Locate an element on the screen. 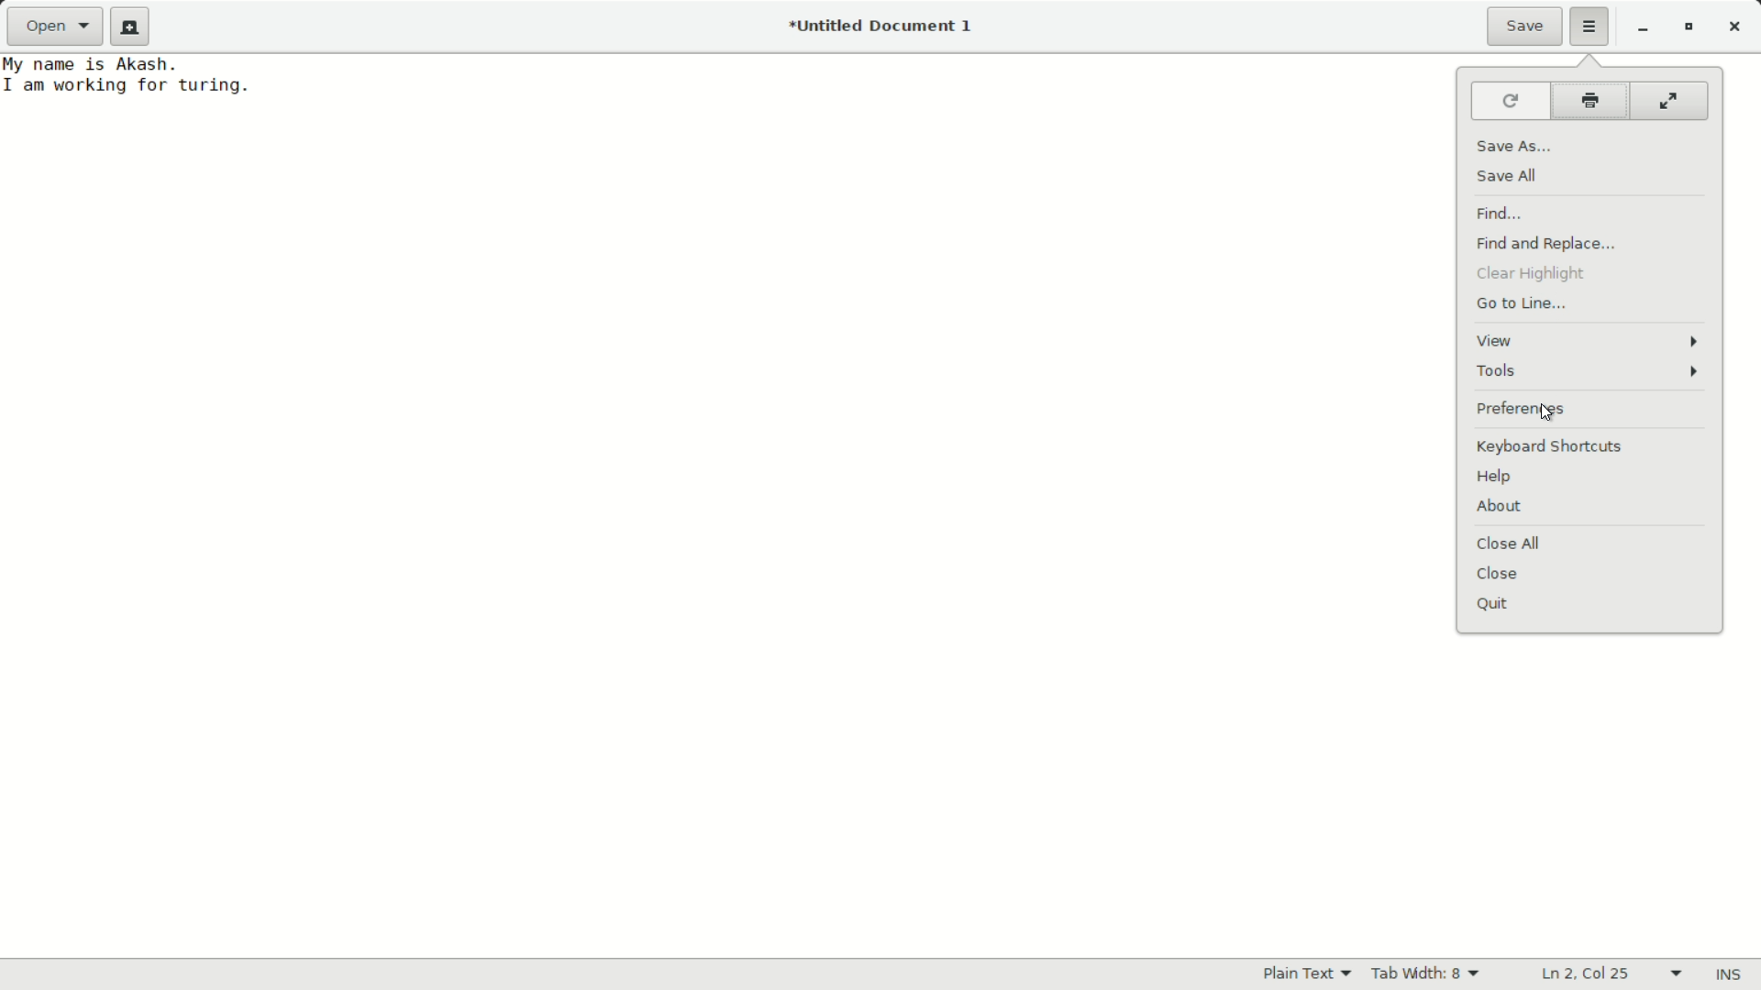 Image resolution: width=1761 pixels, height=990 pixels. view is located at coordinates (1589, 341).